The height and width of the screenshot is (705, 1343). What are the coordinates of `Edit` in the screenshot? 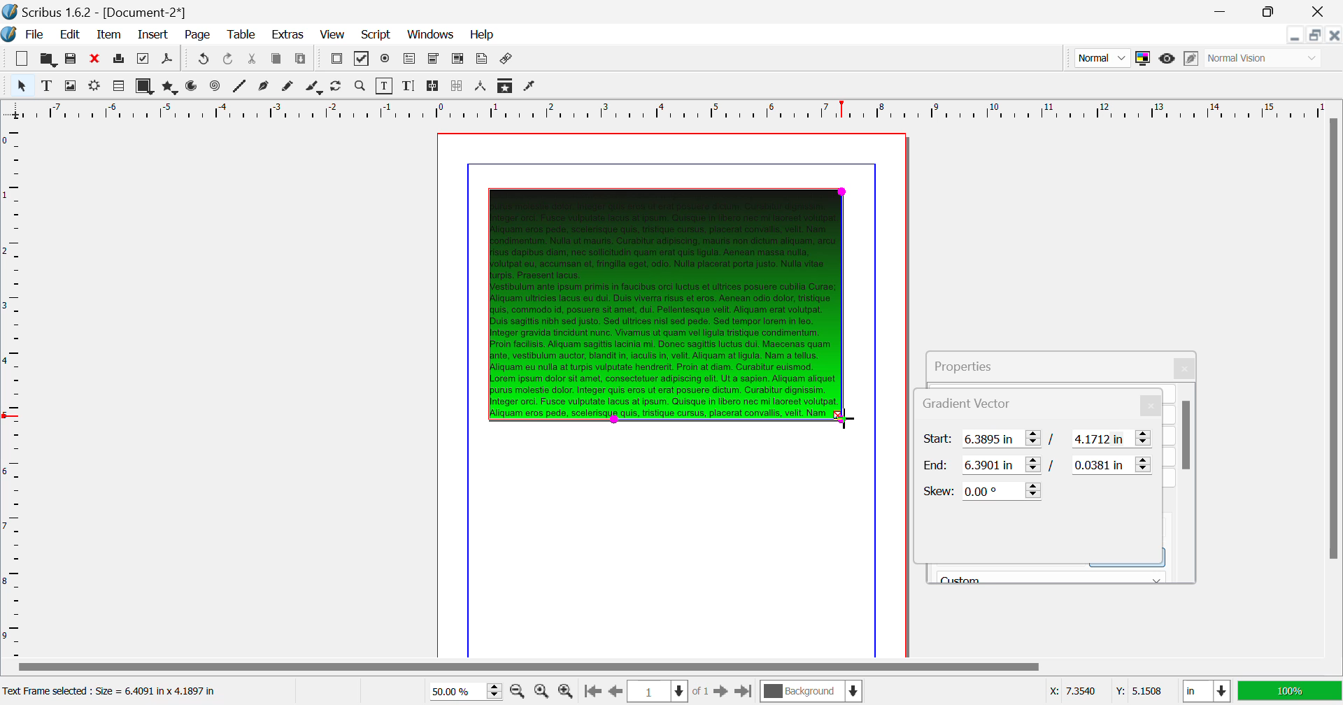 It's located at (67, 35).